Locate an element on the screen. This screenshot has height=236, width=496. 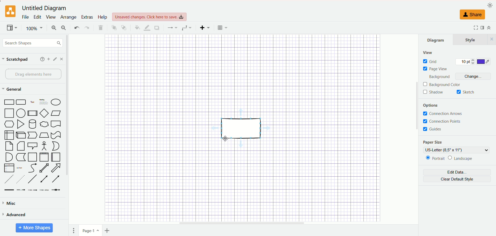
delete is located at coordinates (100, 27).